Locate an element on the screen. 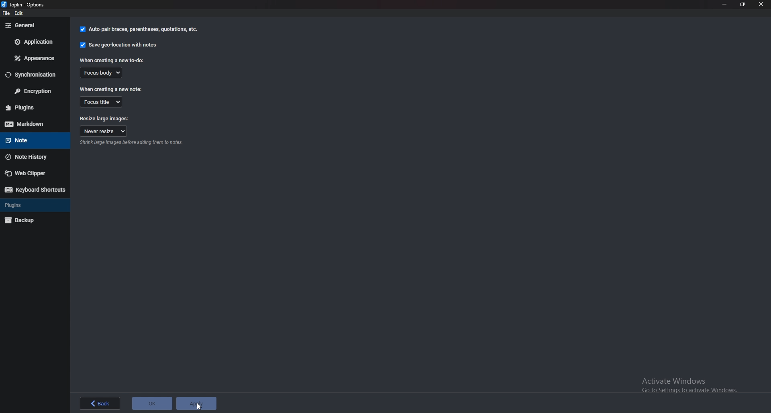 This screenshot has width=771, height=413. Resize is located at coordinates (742, 4).